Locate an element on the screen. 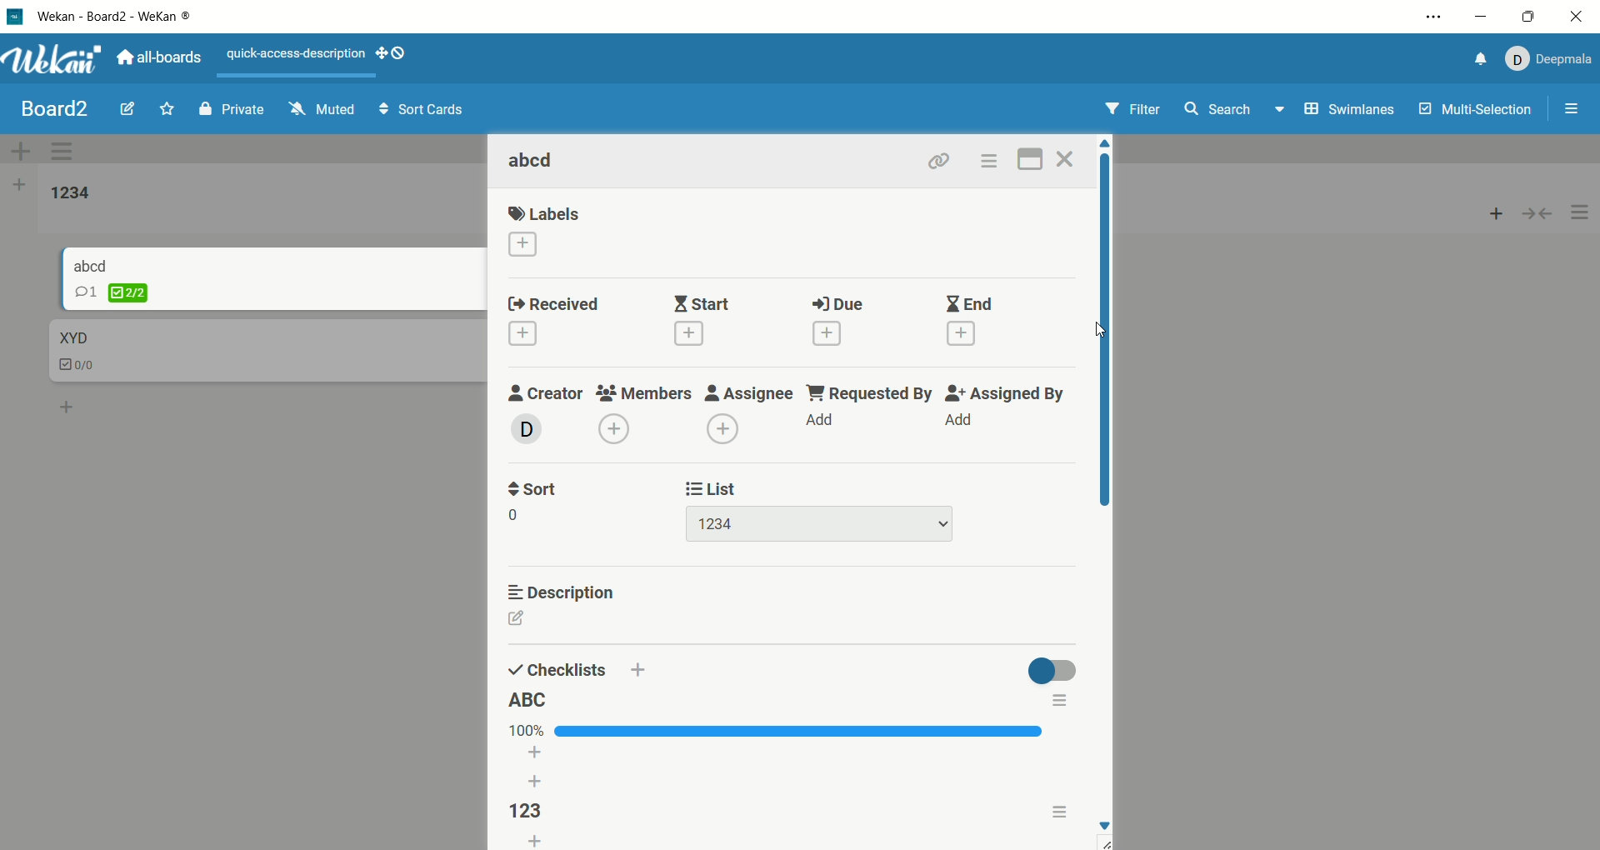 This screenshot has height=850, width=1600. add is located at coordinates (962, 333).